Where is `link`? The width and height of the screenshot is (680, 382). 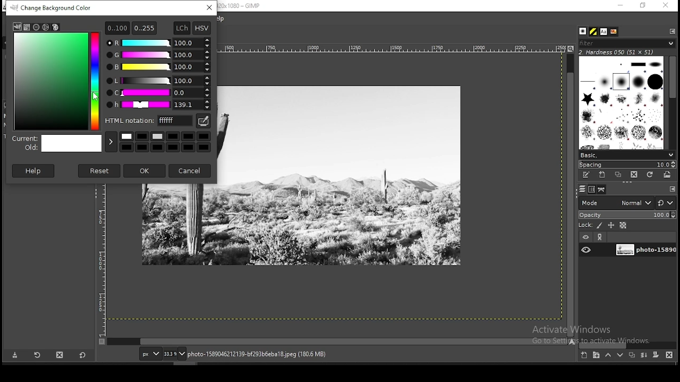 link is located at coordinates (601, 237).